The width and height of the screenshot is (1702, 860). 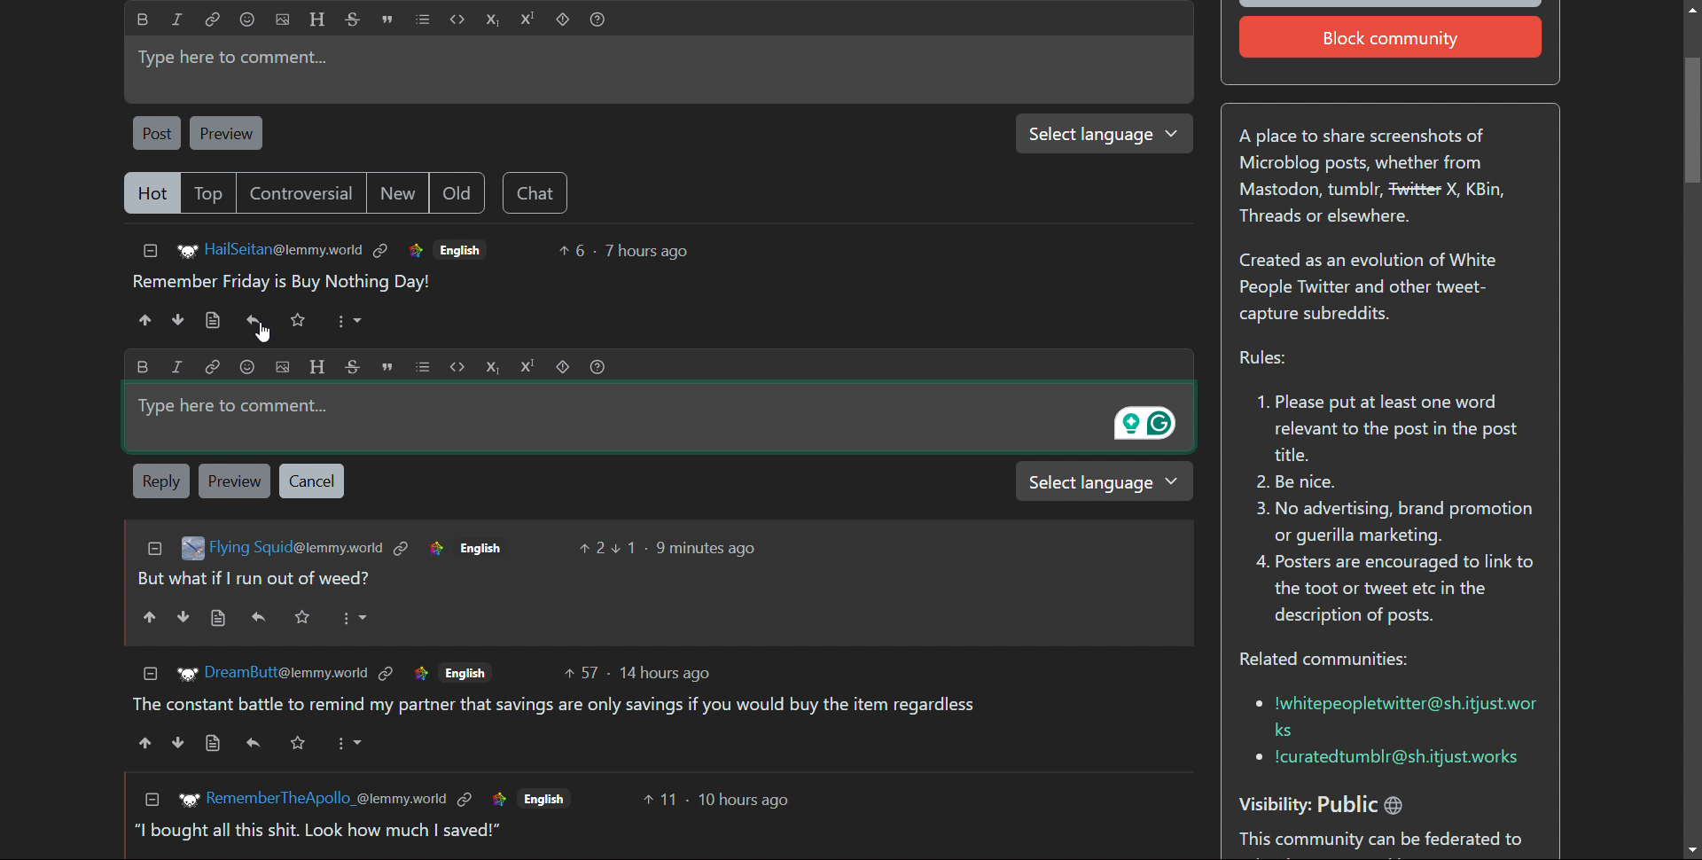 What do you see at coordinates (152, 194) in the screenshot?
I see `hot` at bounding box center [152, 194].